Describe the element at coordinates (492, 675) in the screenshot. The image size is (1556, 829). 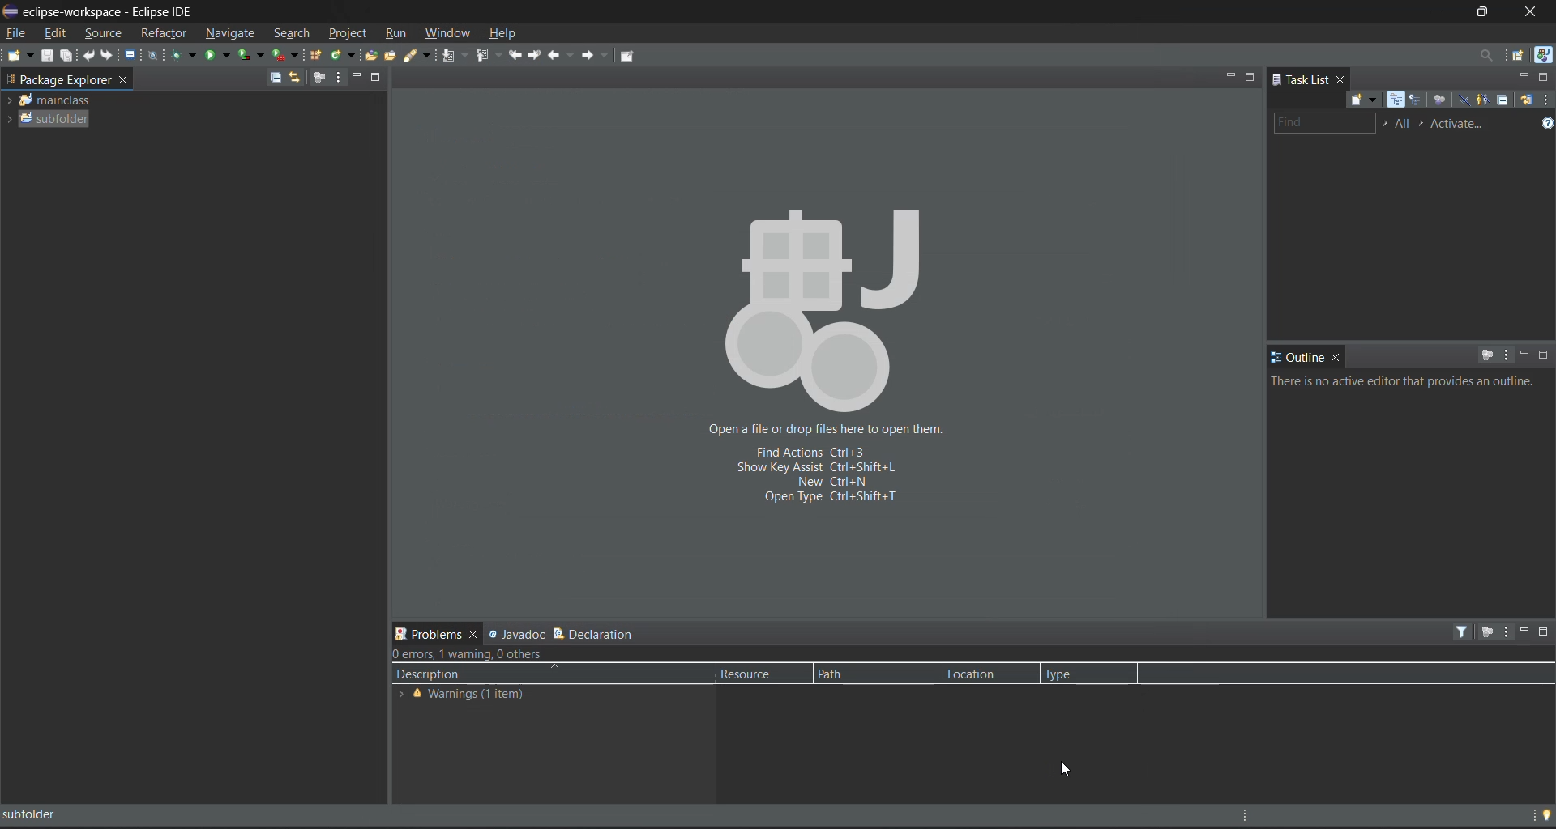
I see `description` at that location.